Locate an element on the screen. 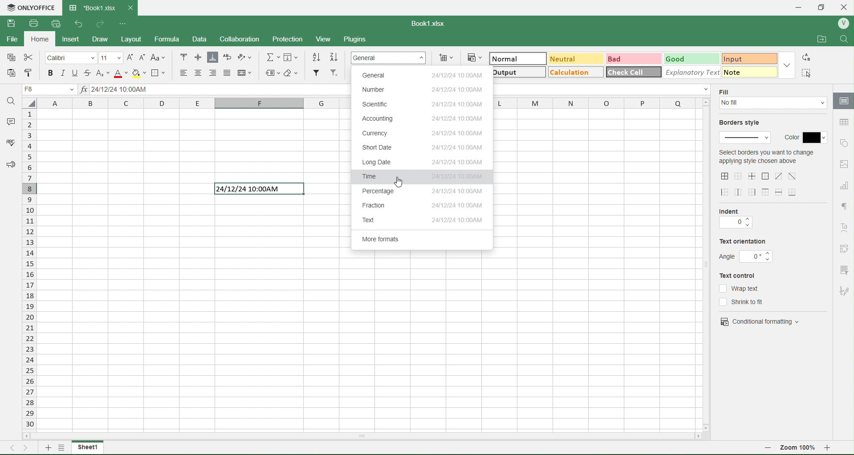 The image size is (854, 455). minimize is located at coordinates (799, 7).